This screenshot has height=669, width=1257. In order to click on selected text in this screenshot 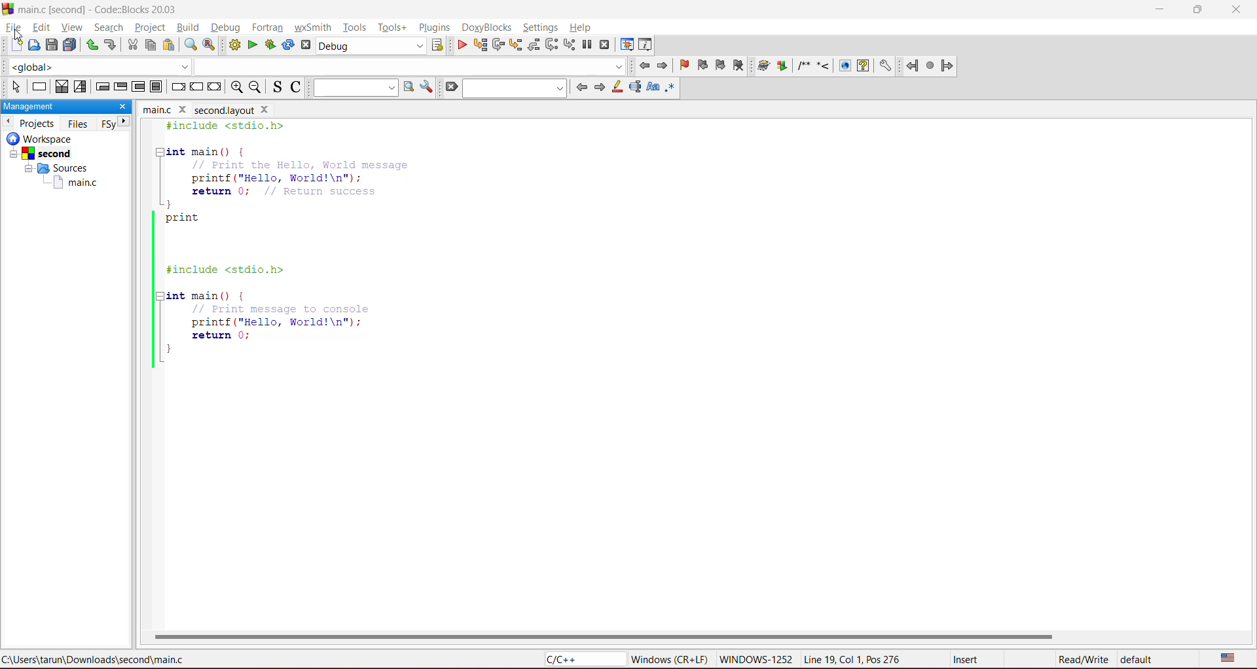, I will do `click(636, 88)`.